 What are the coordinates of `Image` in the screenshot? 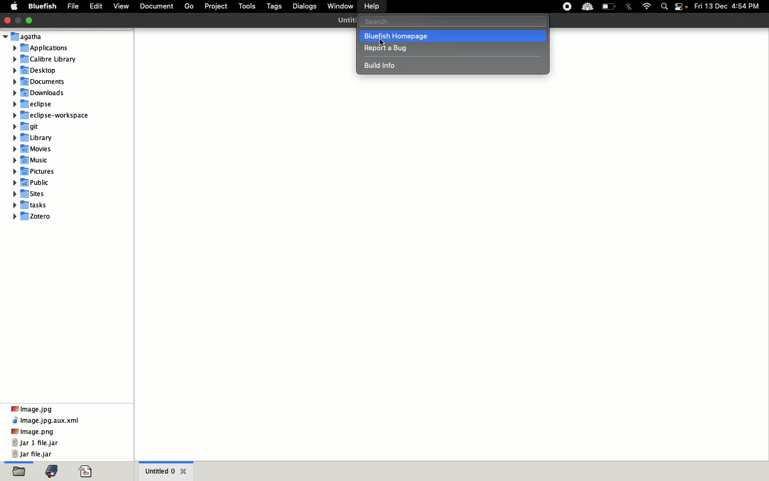 It's located at (33, 432).